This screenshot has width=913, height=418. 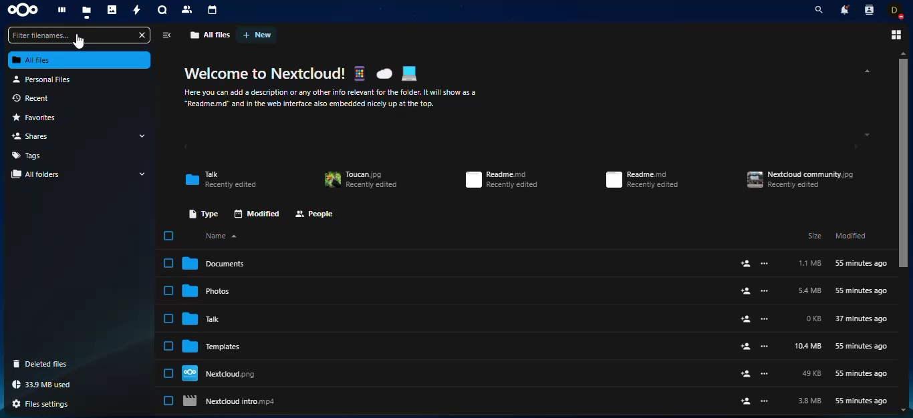 I want to click on Talk Recently edited, so click(x=221, y=180).